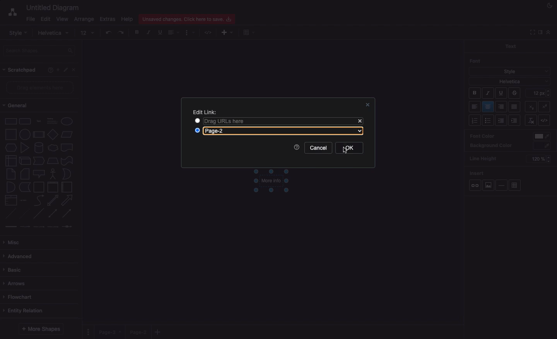 This screenshot has width=557, height=339. Describe the element at coordinates (11, 187) in the screenshot. I see `and` at that location.